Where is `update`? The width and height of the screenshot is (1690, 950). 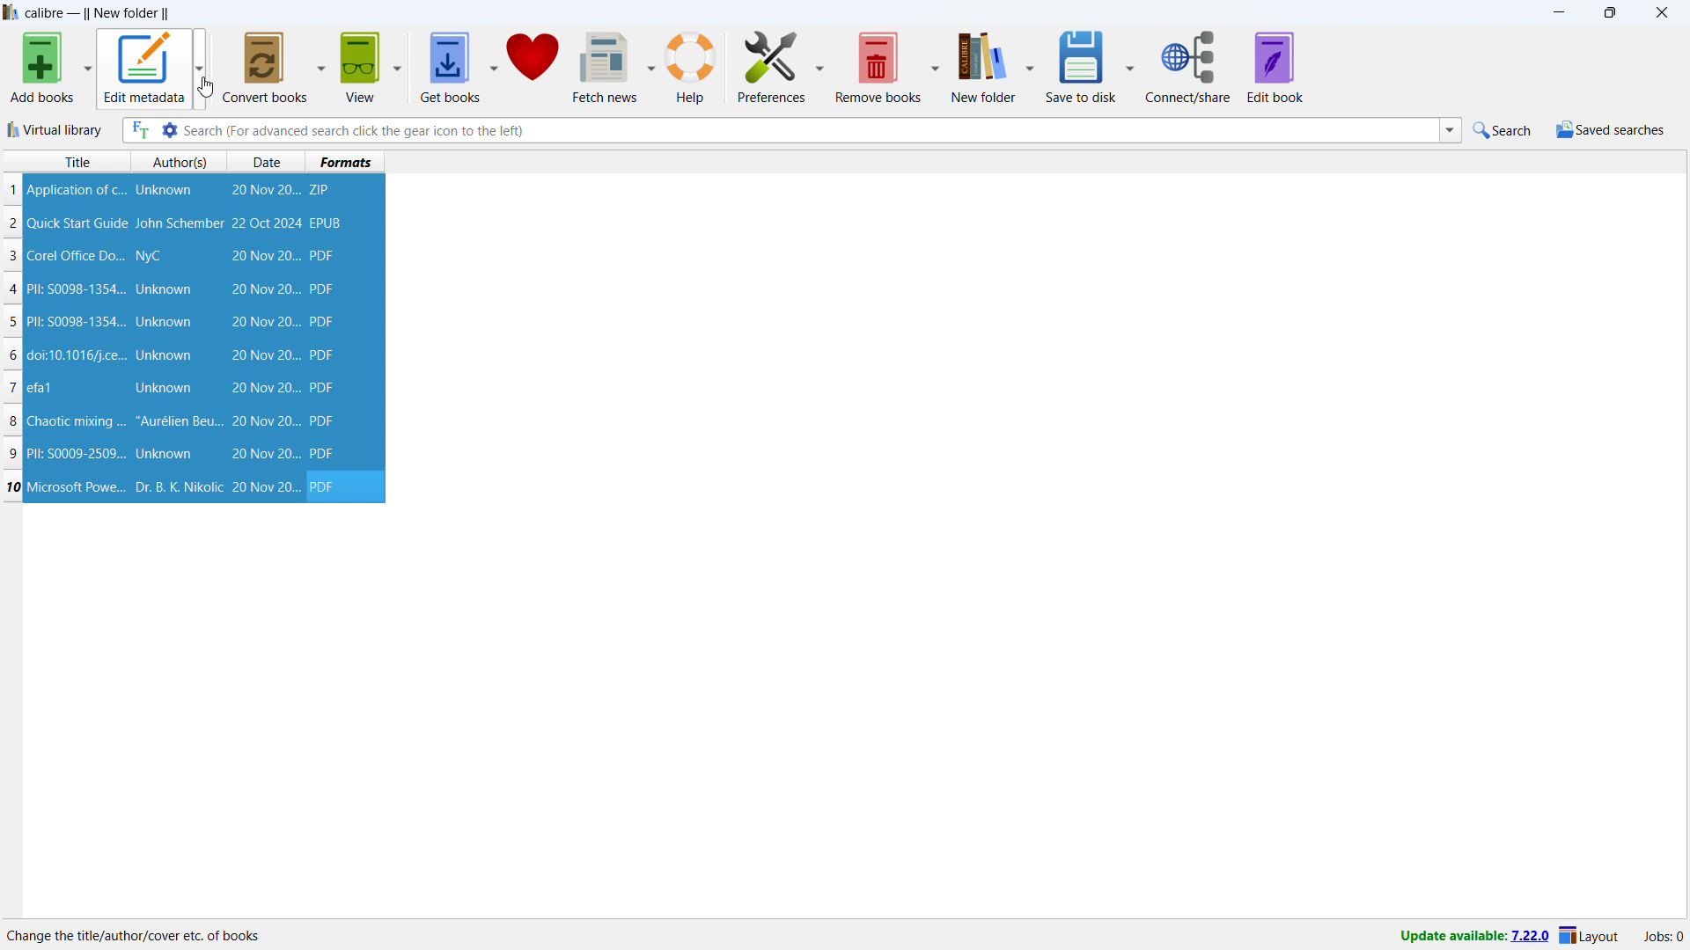 update is located at coordinates (1471, 937).